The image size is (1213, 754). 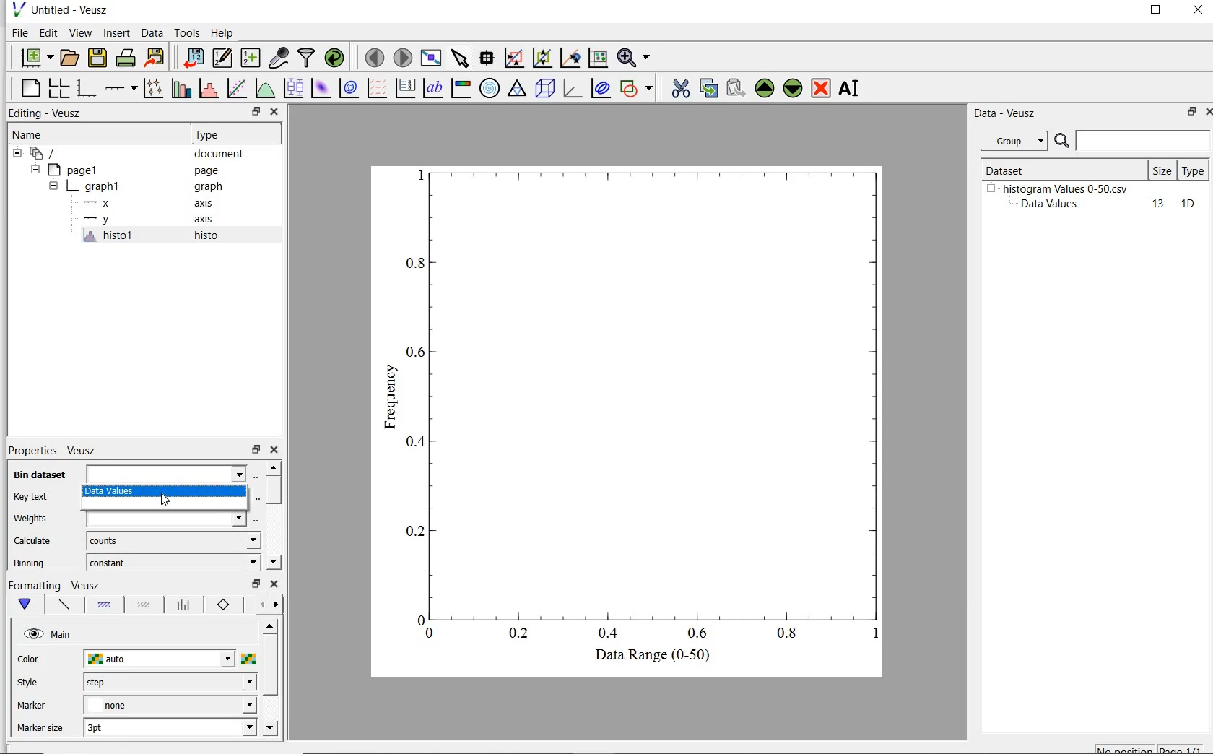 I want to click on 3d graph, so click(x=572, y=89).